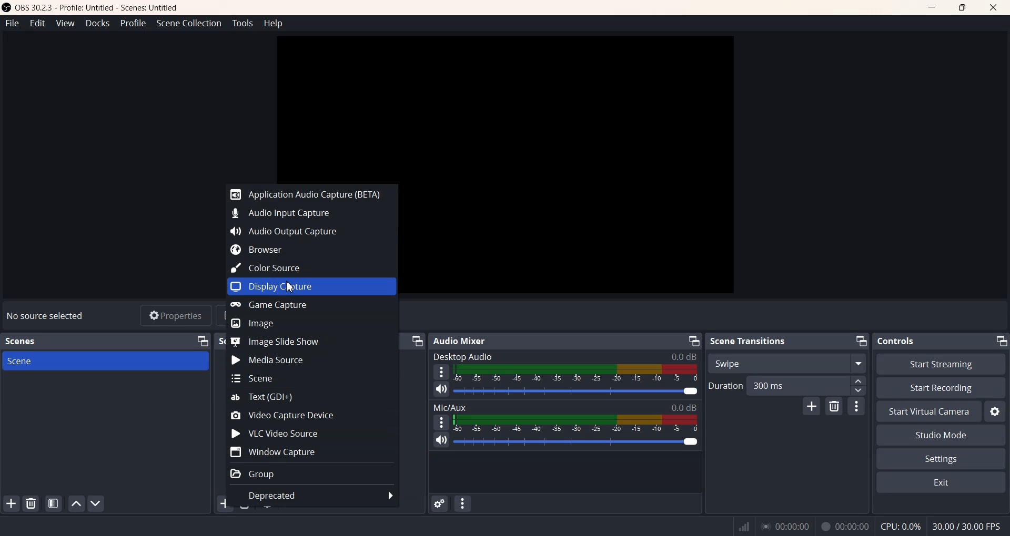  What do you see at coordinates (416, 342) in the screenshot?
I see `Minimize` at bounding box center [416, 342].